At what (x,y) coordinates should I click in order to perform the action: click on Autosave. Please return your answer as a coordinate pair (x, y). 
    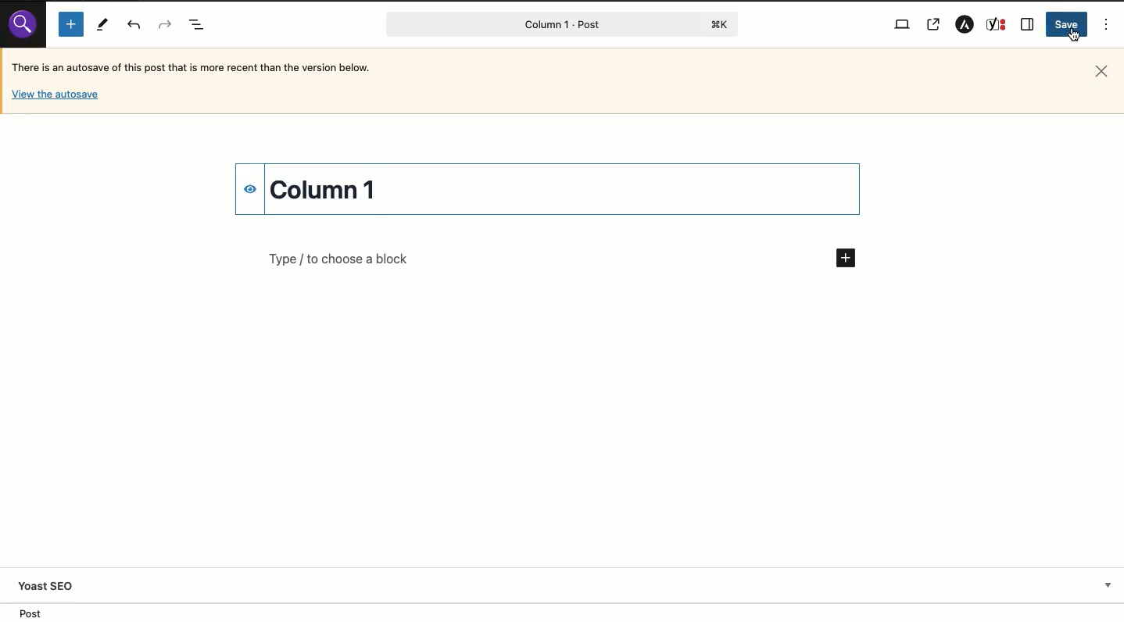
    Looking at the image, I should click on (210, 66).